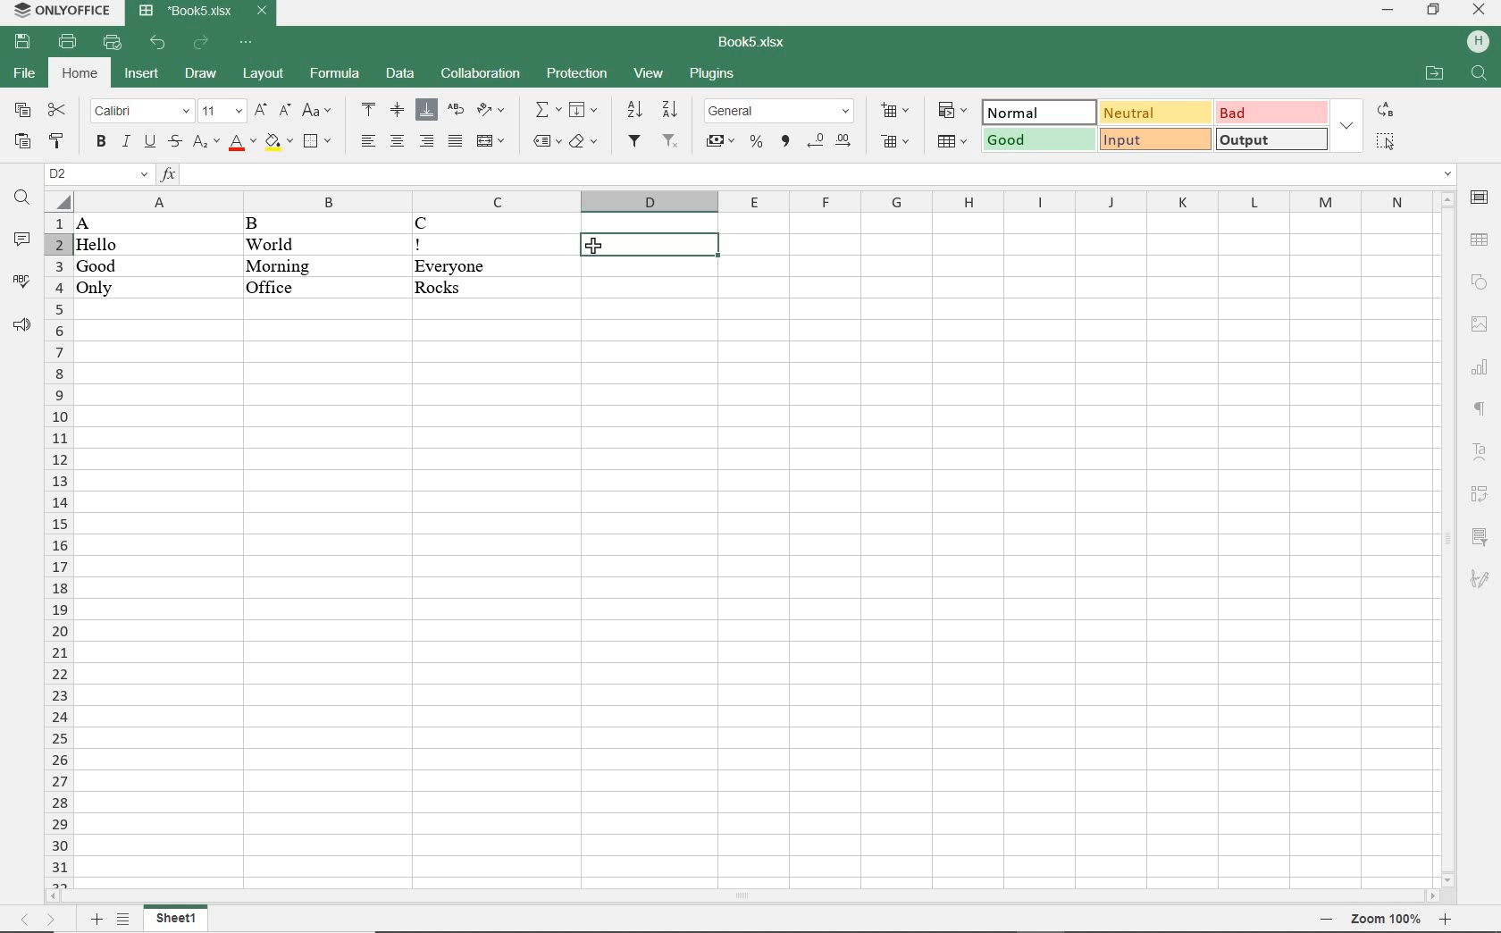 Image resolution: width=1501 pixels, height=933 pixels. What do you see at coordinates (1480, 450) in the screenshot?
I see `text art` at bounding box center [1480, 450].